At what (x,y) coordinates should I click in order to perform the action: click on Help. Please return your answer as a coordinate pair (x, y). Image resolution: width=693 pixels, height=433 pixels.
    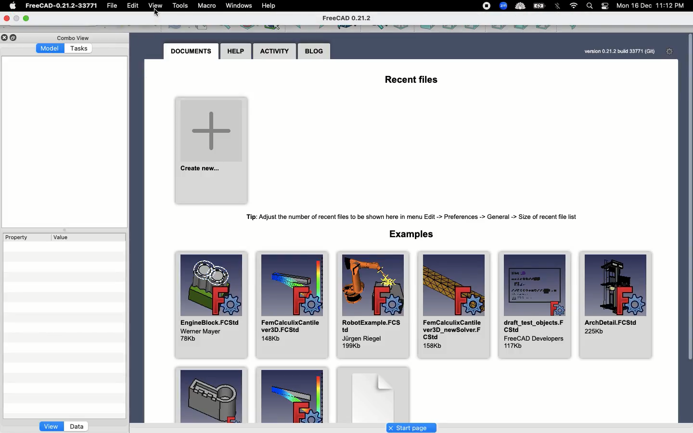
    Looking at the image, I should click on (236, 51).